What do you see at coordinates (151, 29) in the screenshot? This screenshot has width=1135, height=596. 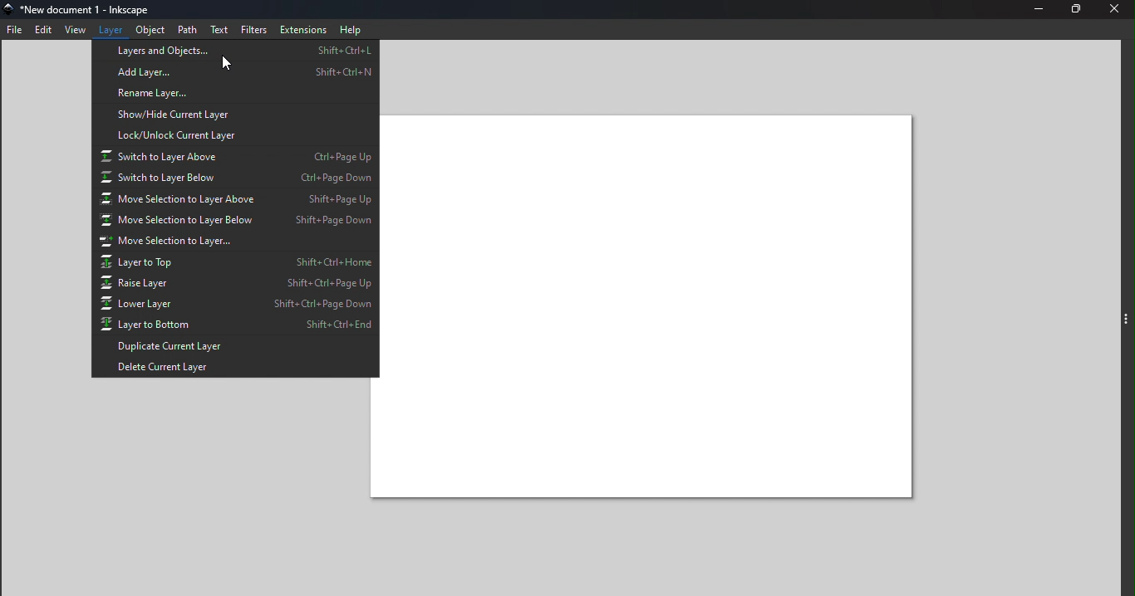 I see `Object` at bounding box center [151, 29].